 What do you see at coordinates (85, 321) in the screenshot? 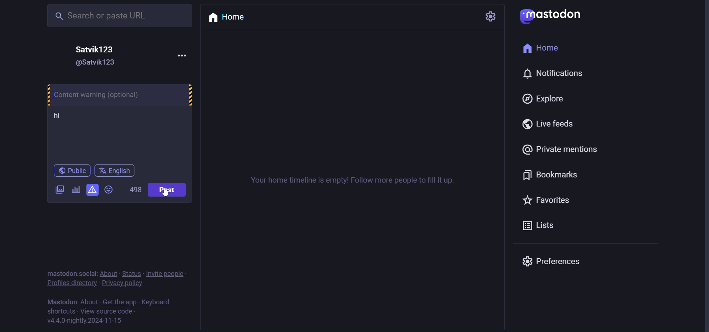
I see `version` at bounding box center [85, 321].